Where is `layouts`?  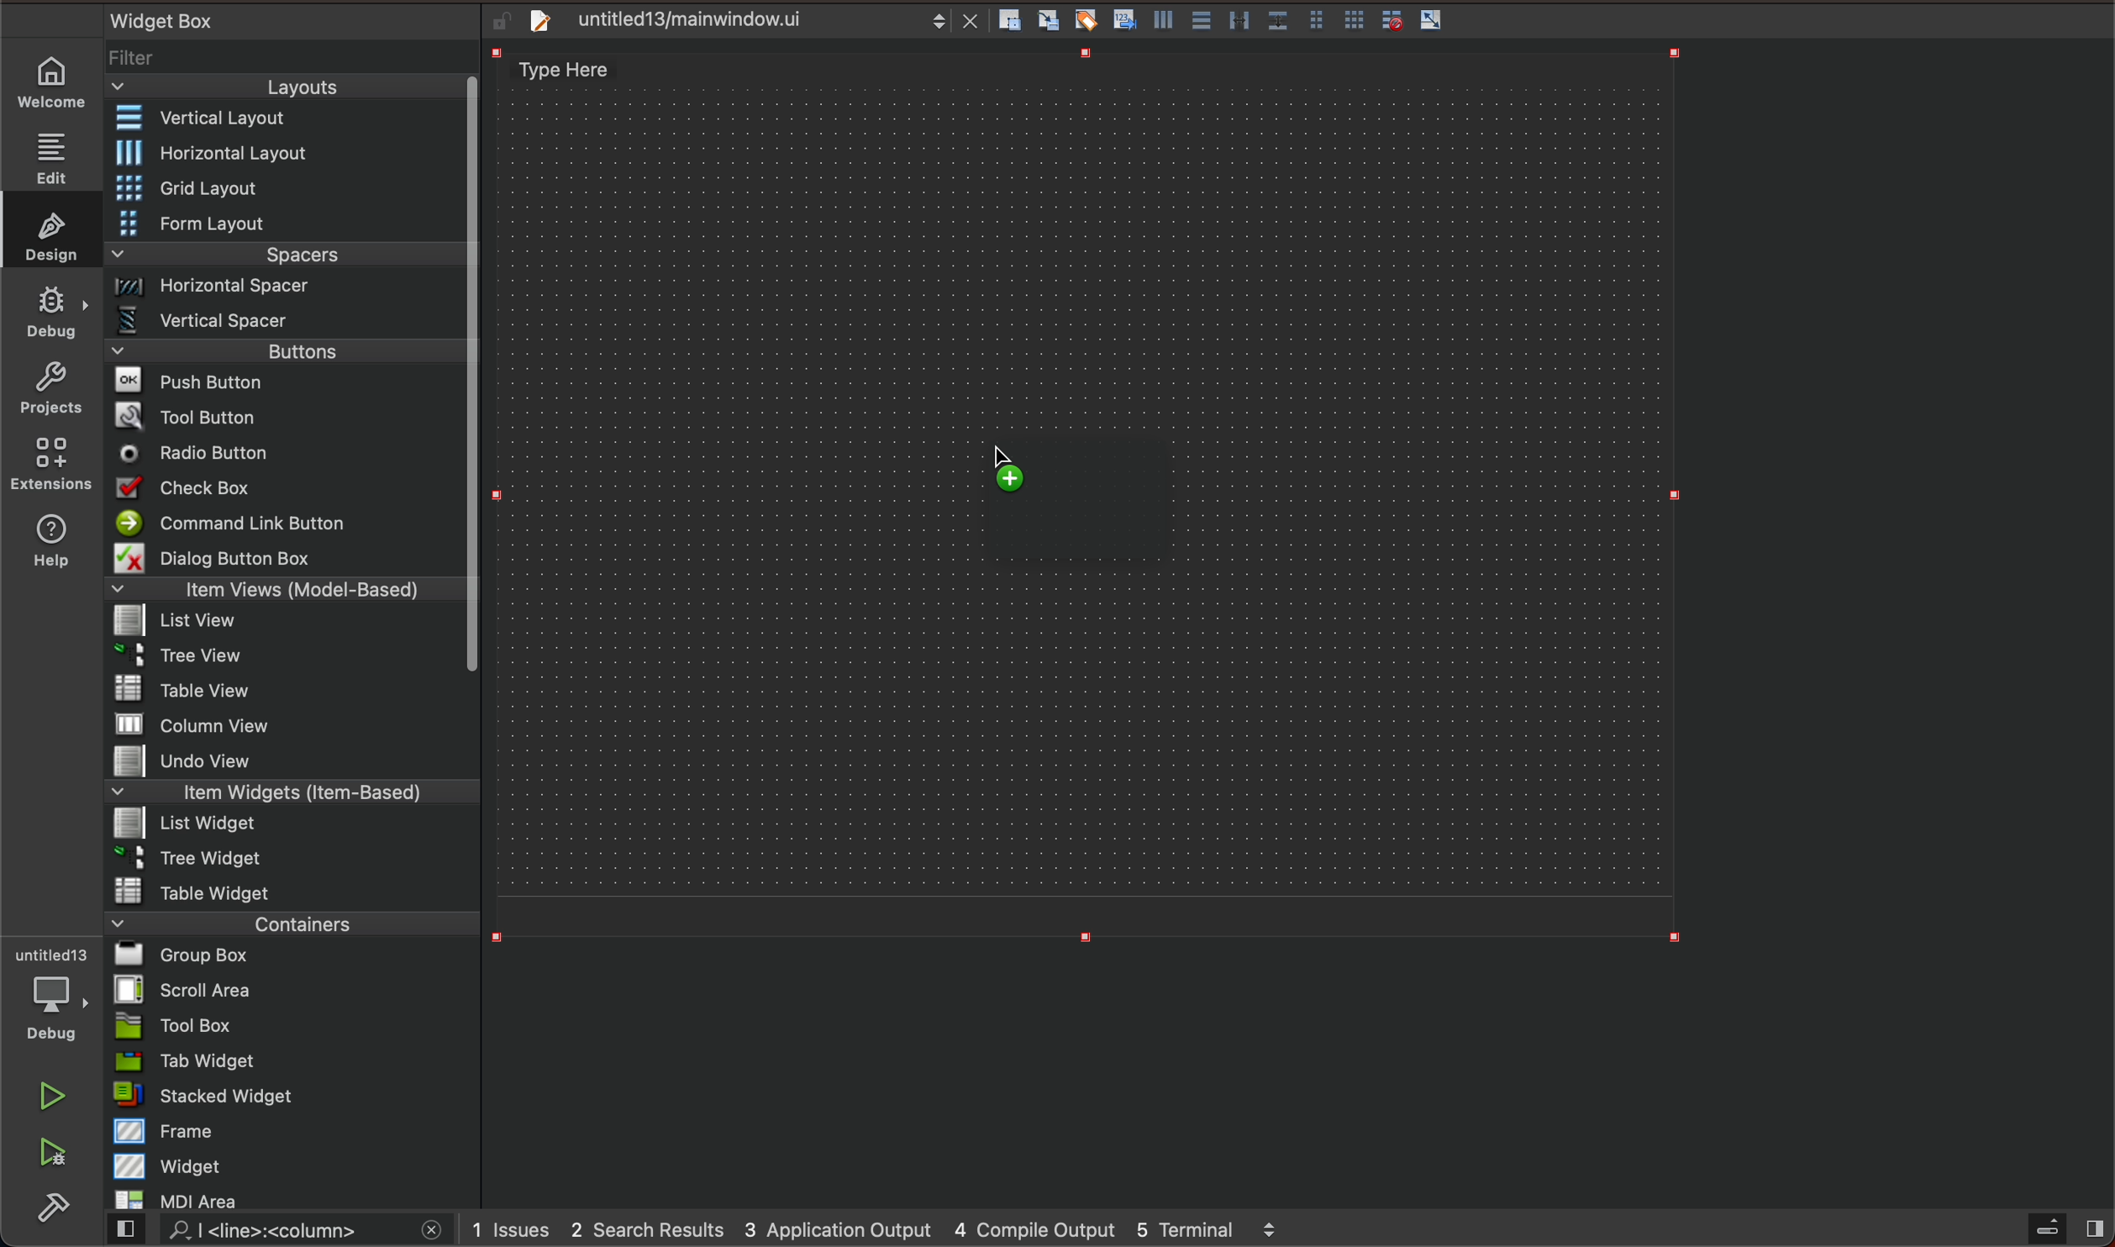 layouts is located at coordinates (292, 87).